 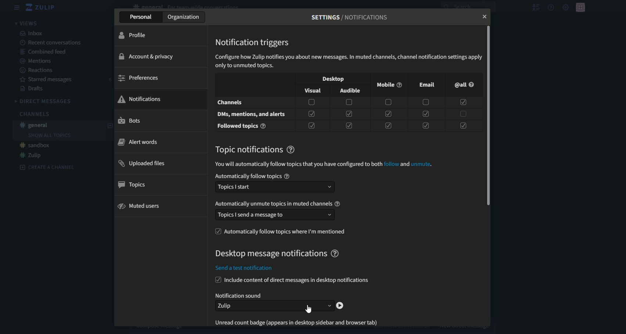 I want to click on mobile, so click(x=388, y=85).